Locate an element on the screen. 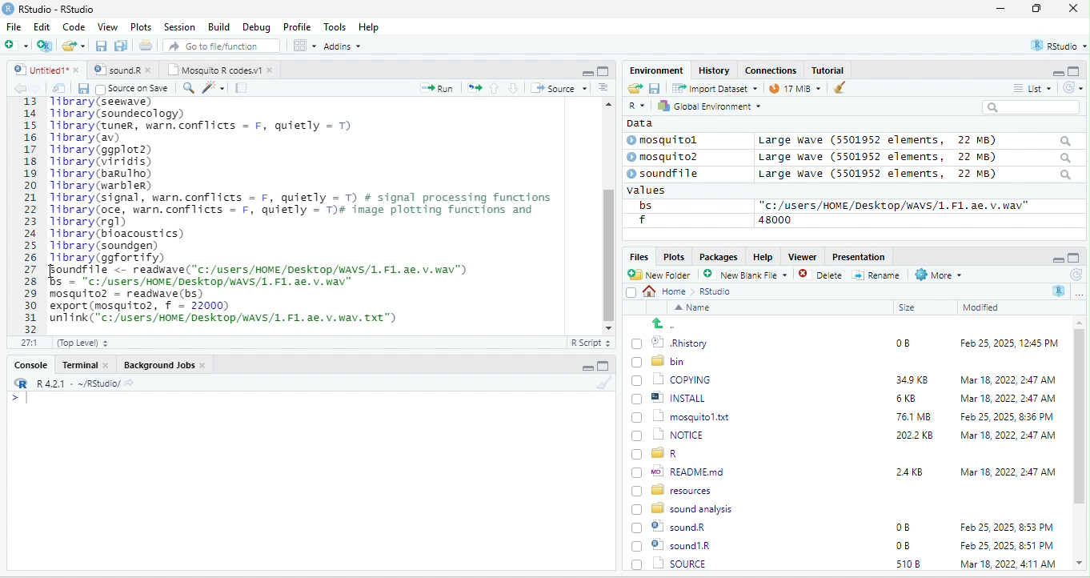  Console is located at coordinates (30, 363).